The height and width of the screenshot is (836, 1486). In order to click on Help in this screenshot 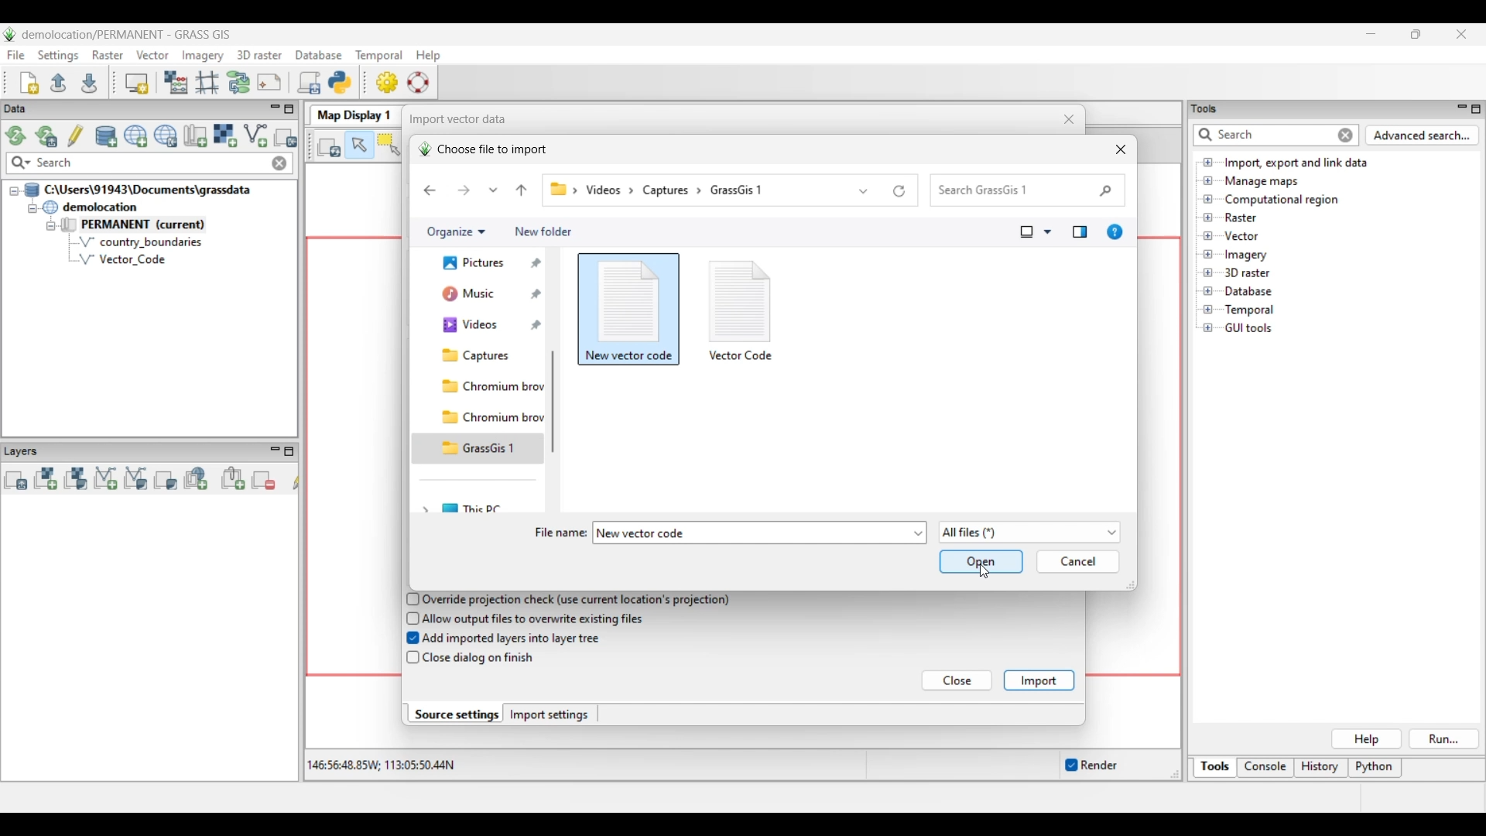, I will do `click(1366, 739)`.